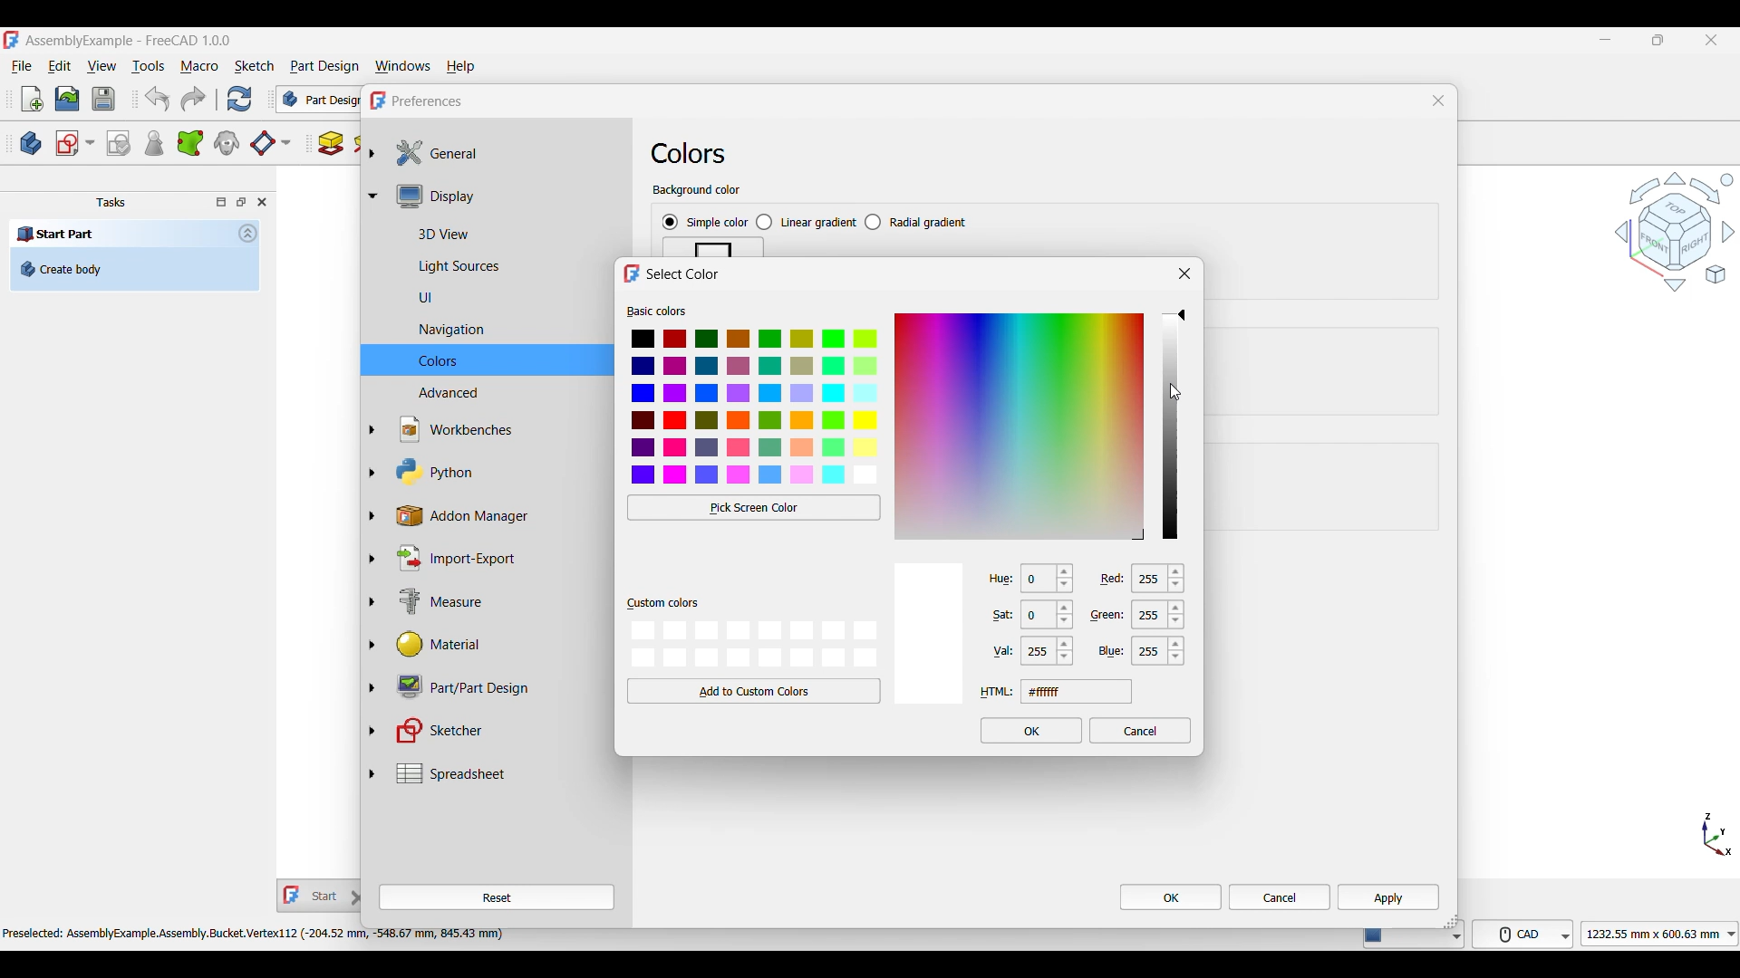 The height and width of the screenshot is (978, 1740). What do you see at coordinates (498, 391) in the screenshot?
I see `Advanced` at bounding box center [498, 391].